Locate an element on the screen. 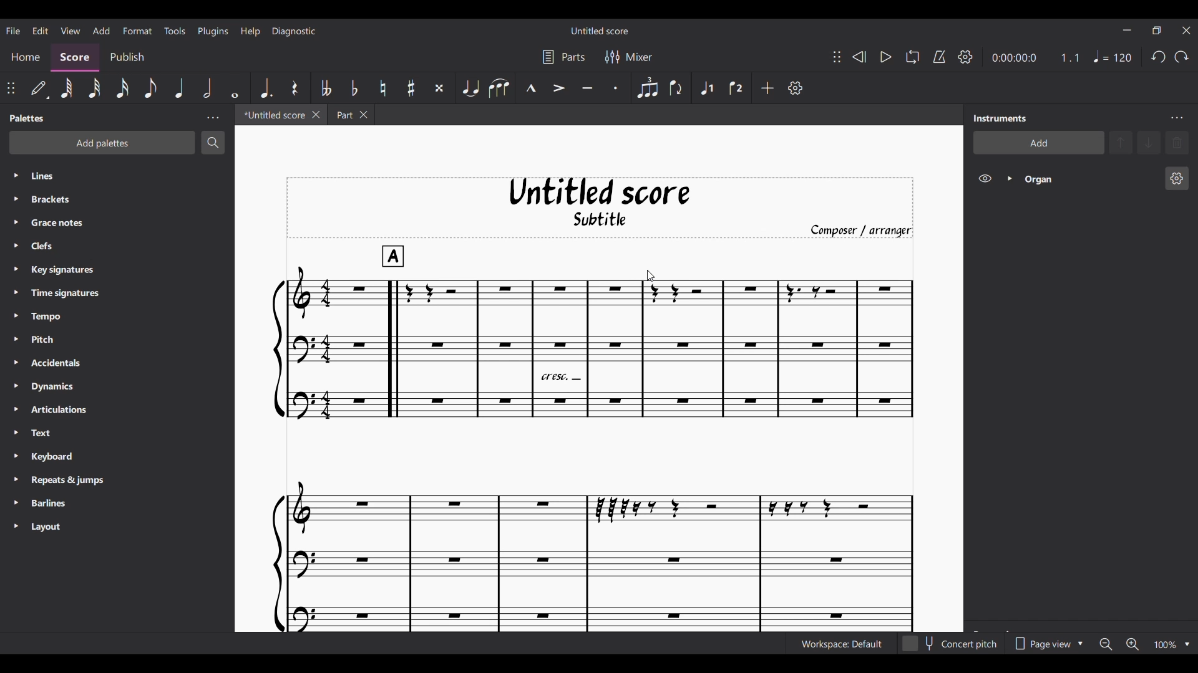 The width and height of the screenshot is (1198, 673). Flip direction is located at coordinates (676, 88).